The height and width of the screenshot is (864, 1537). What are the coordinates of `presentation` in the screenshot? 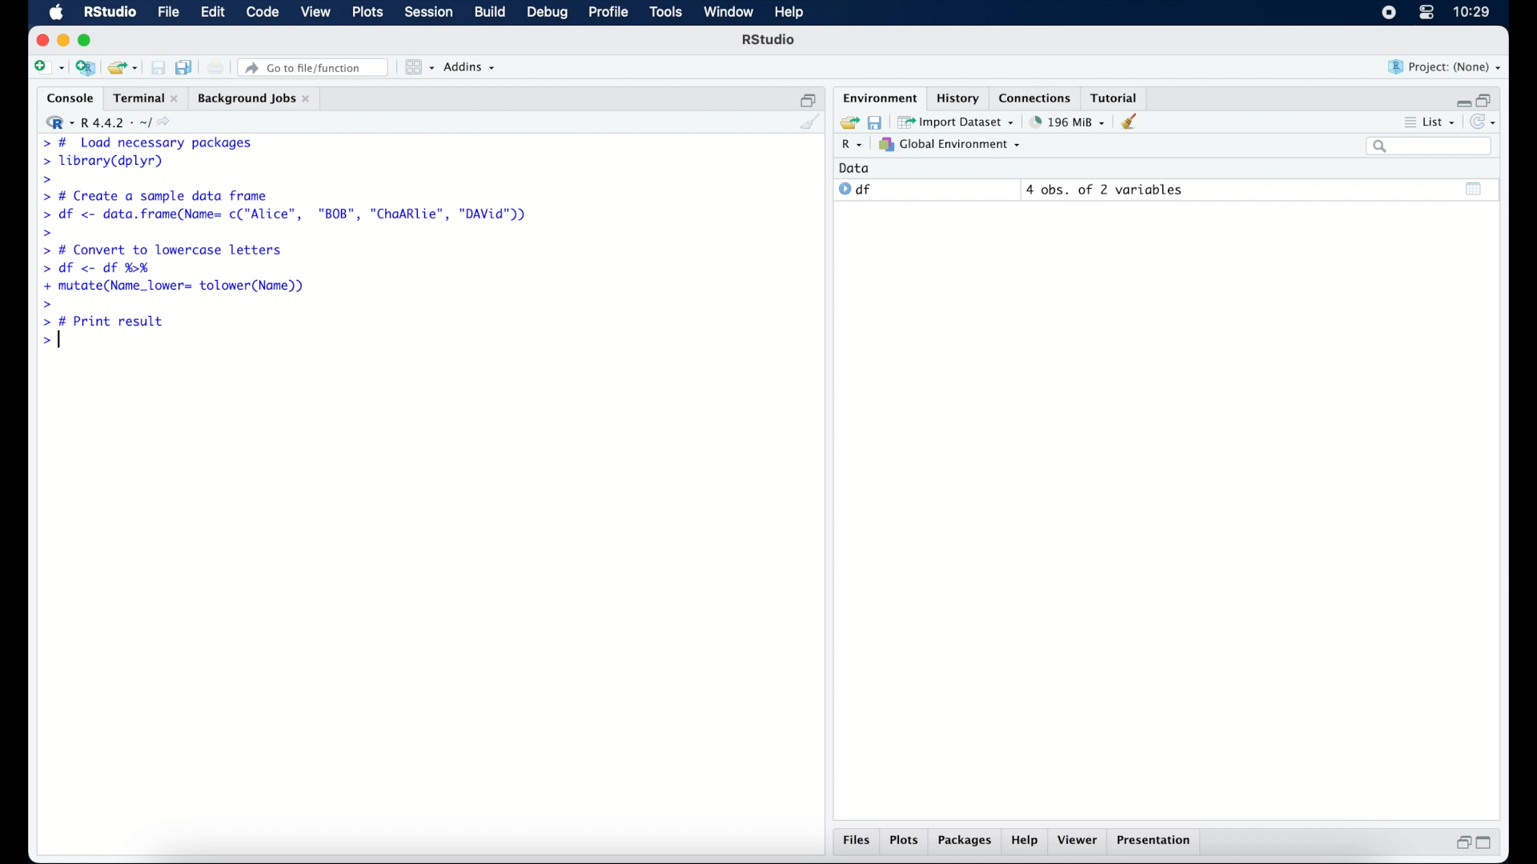 It's located at (1156, 842).